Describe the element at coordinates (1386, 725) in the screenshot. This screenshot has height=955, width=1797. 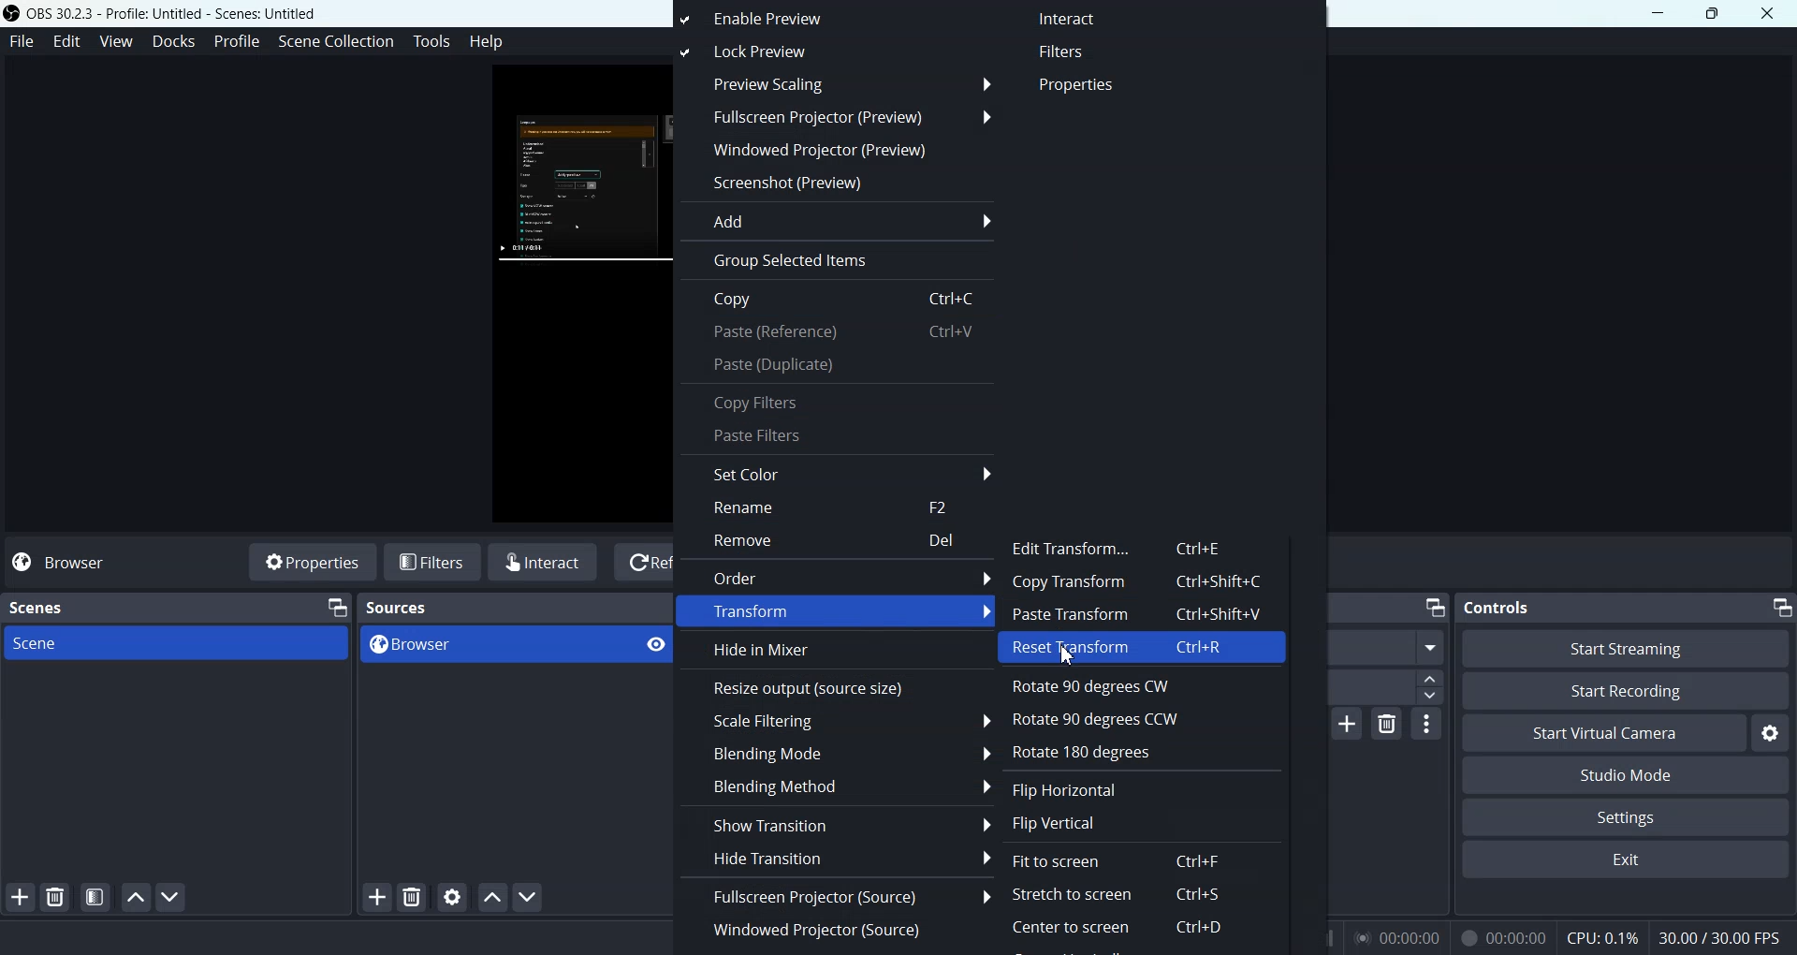
I see `Remove configurable transition` at that location.